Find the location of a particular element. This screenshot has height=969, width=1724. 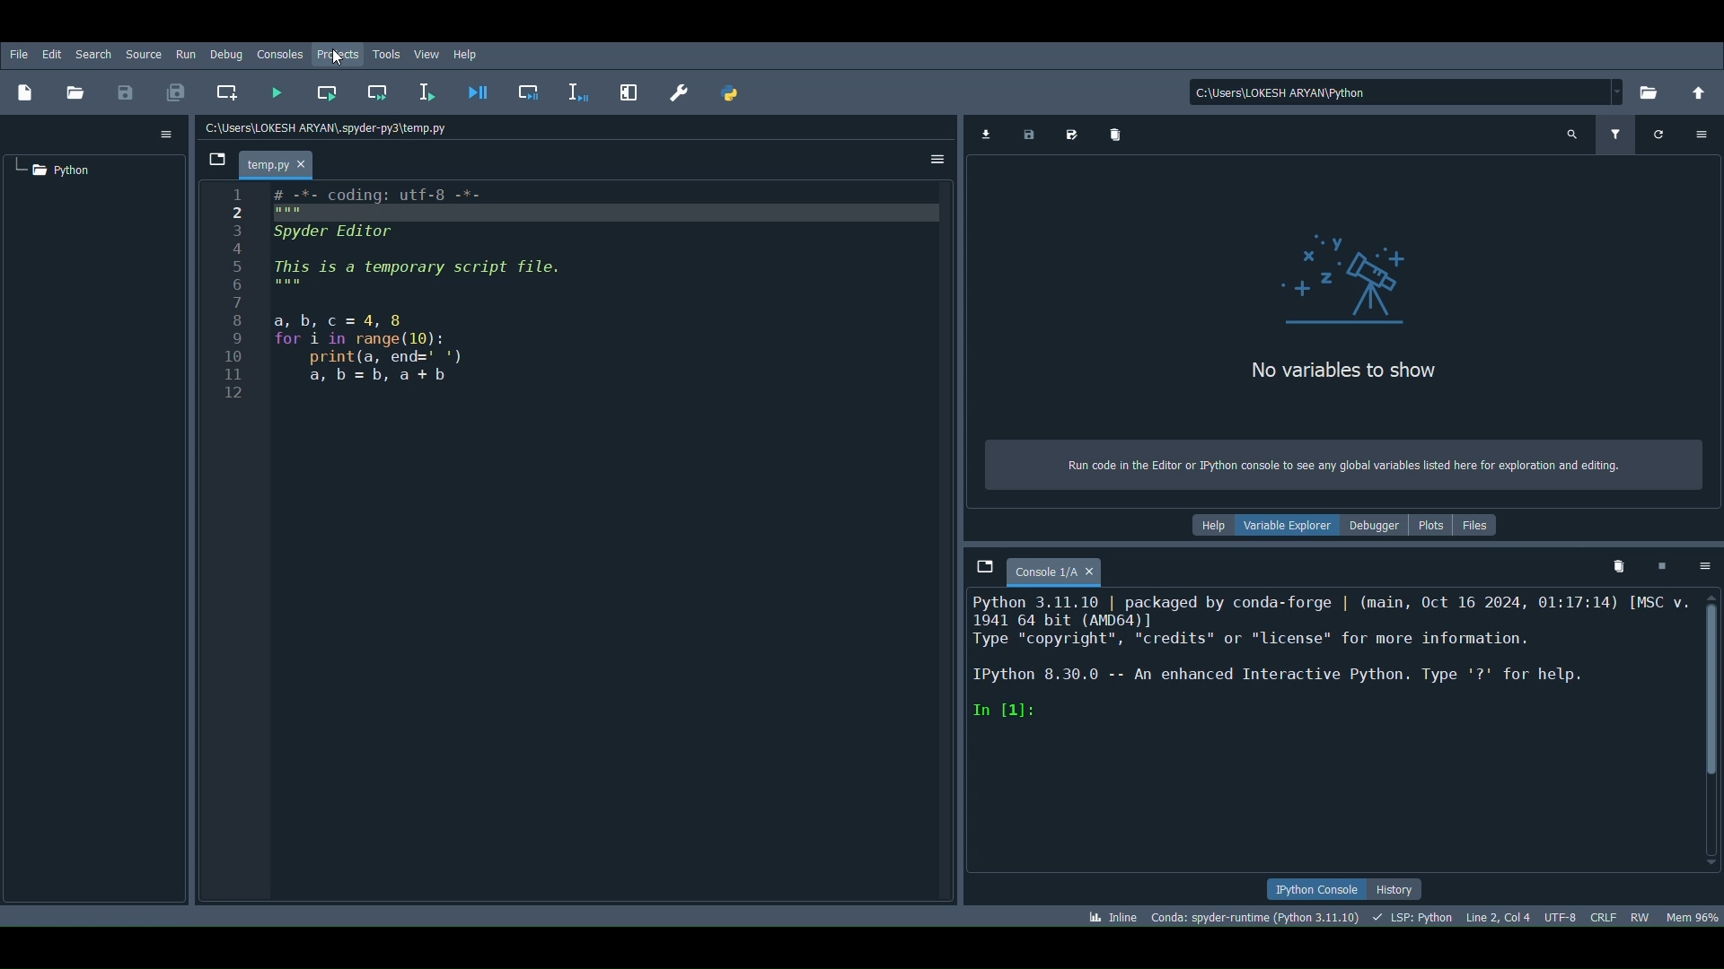

File EOL status is located at coordinates (1605, 914).